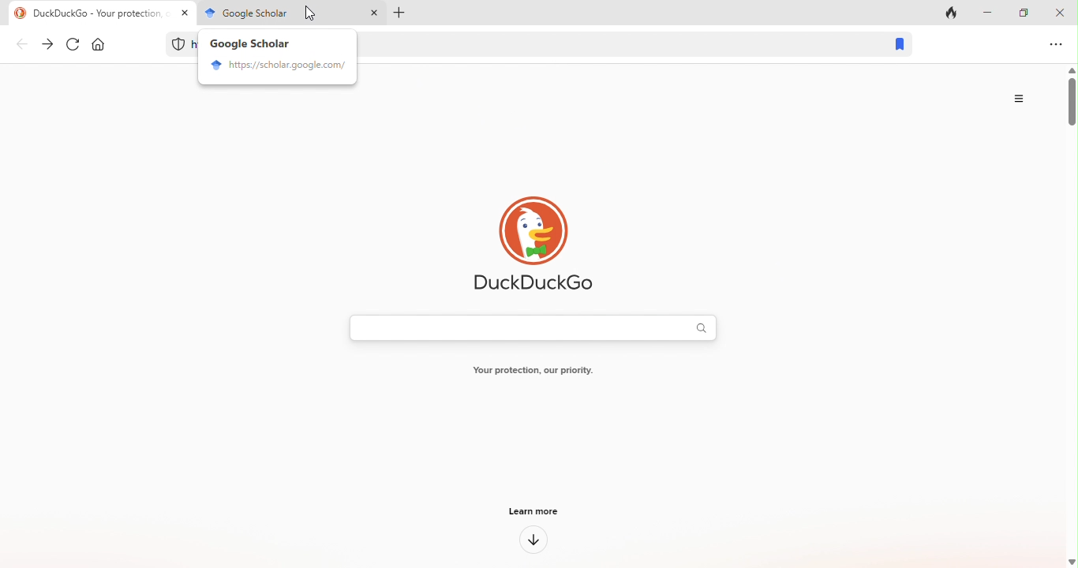  Describe the element at coordinates (1022, 99) in the screenshot. I see `option` at that location.